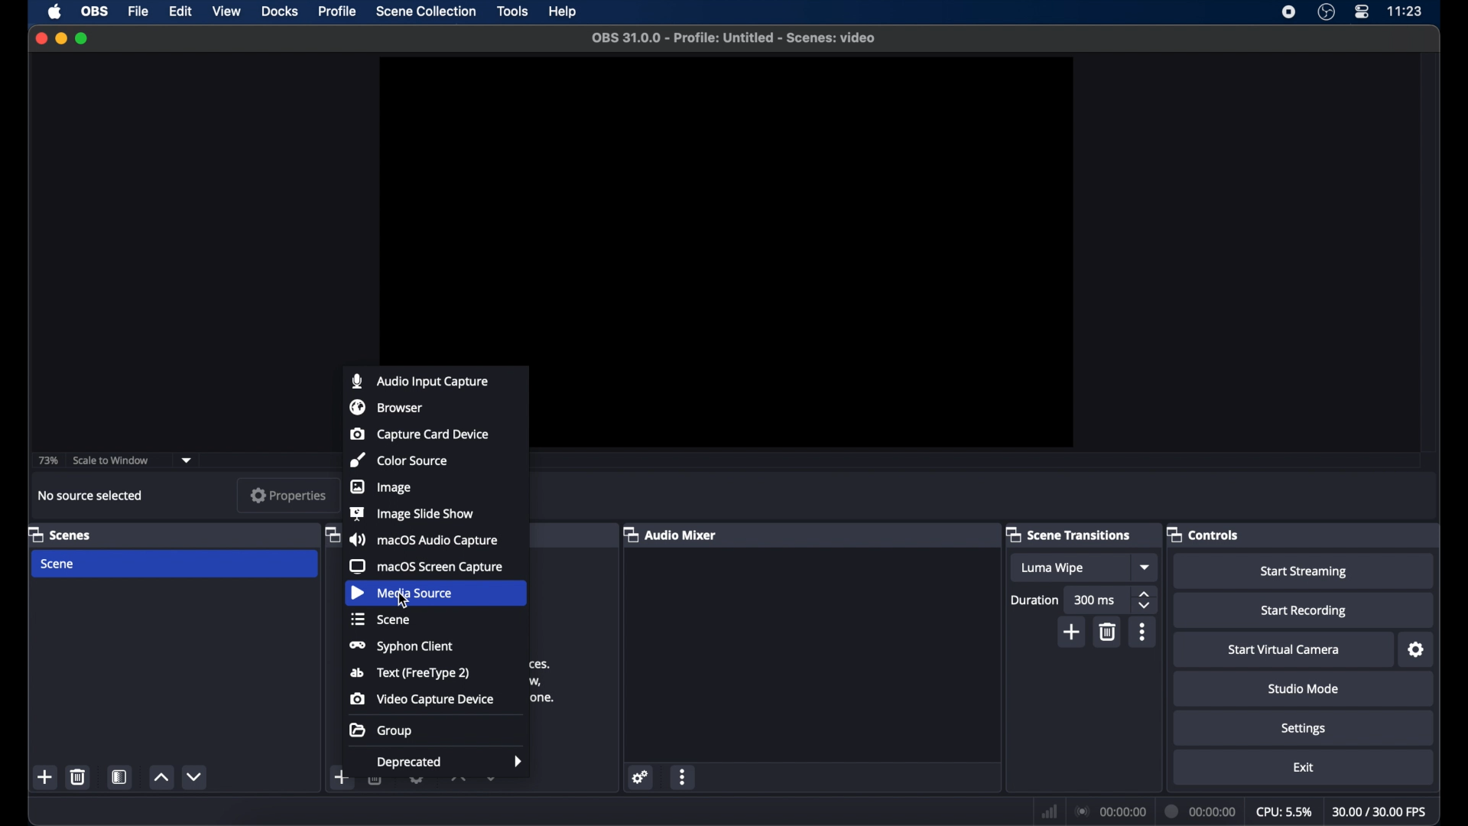 Image resolution: width=1468 pixels, height=826 pixels. I want to click on netwrok, so click(1049, 812).